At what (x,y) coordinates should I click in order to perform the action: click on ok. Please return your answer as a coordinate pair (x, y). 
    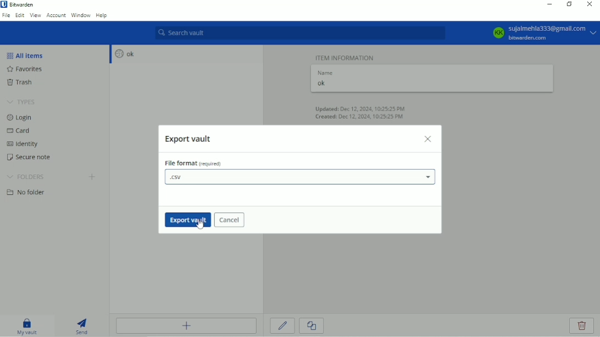
    Looking at the image, I should click on (123, 54).